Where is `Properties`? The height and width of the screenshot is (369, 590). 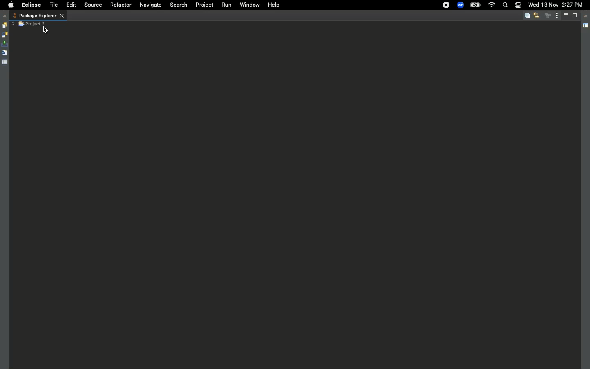 Properties is located at coordinates (5, 61).